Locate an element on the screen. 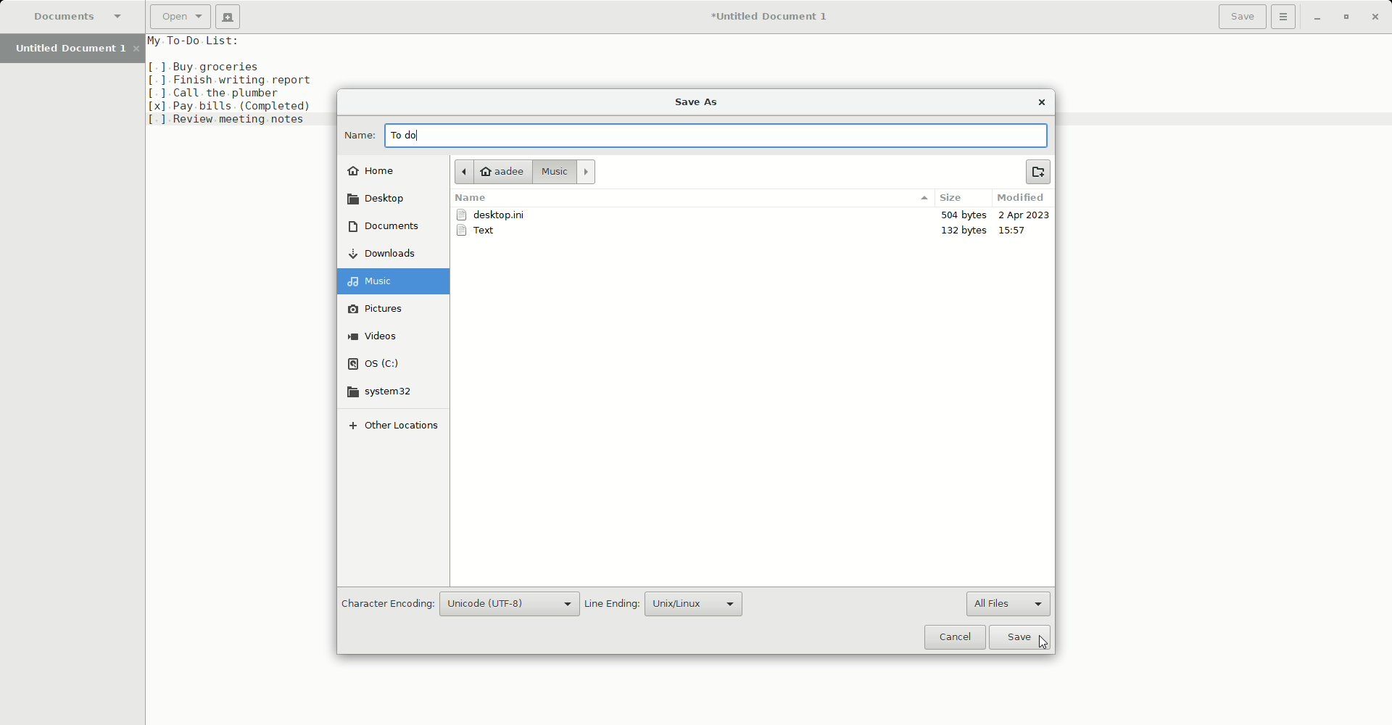  Open is located at coordinates (178, 16).